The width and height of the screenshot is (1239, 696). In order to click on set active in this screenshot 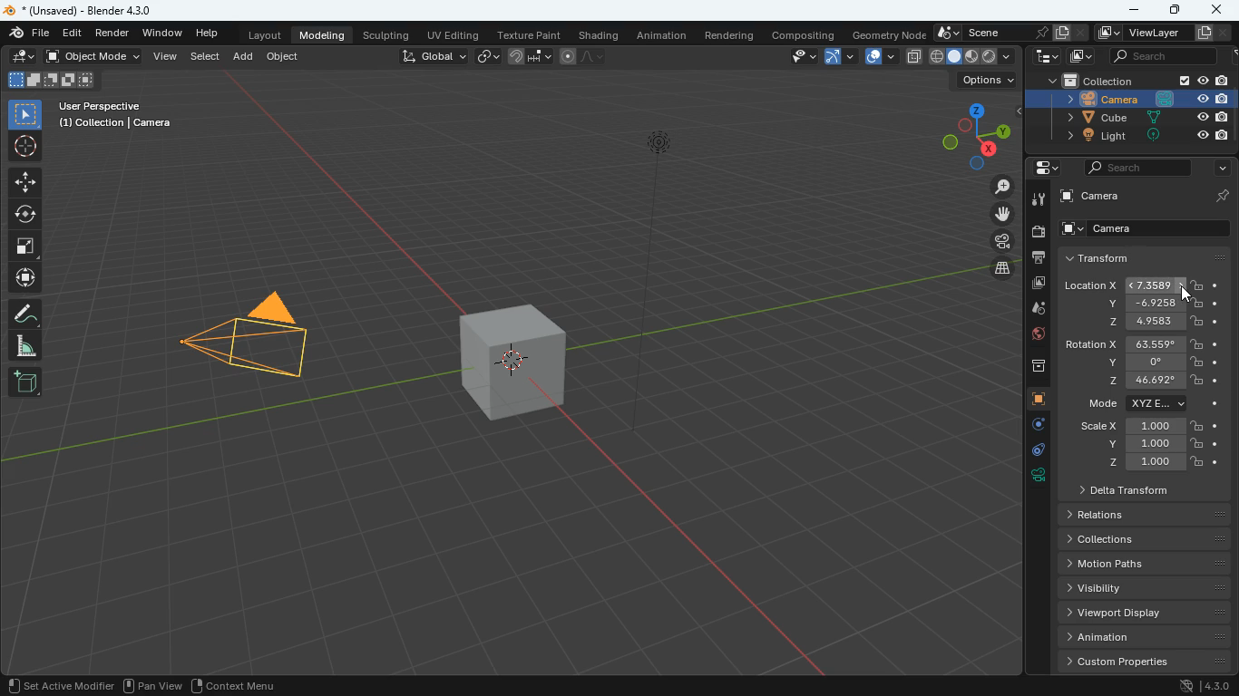, I will do `click(61, 685)`.